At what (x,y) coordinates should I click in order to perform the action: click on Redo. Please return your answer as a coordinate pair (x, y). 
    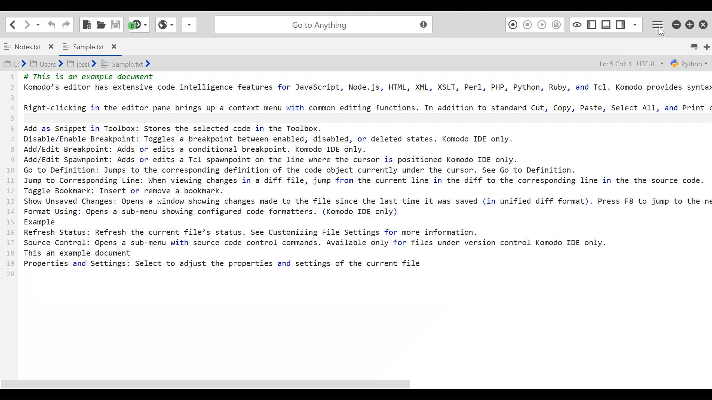
    Looking at the image, I should click on (66, 24).